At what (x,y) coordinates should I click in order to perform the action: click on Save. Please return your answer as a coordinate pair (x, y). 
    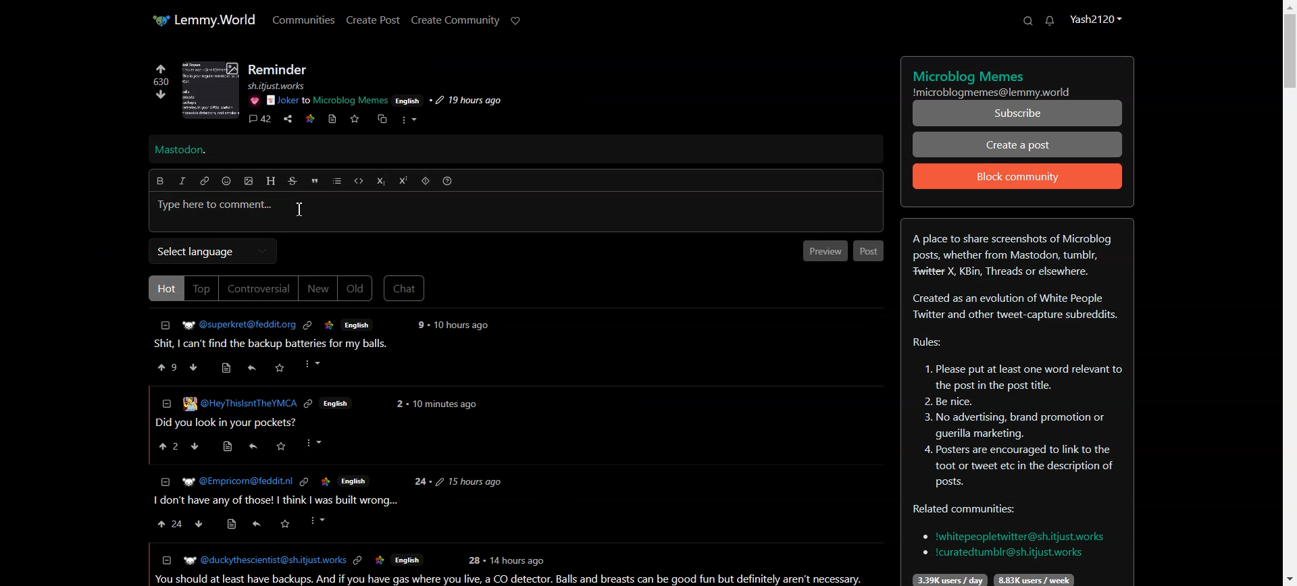
    Looking at the image, I should click on (354, 119).